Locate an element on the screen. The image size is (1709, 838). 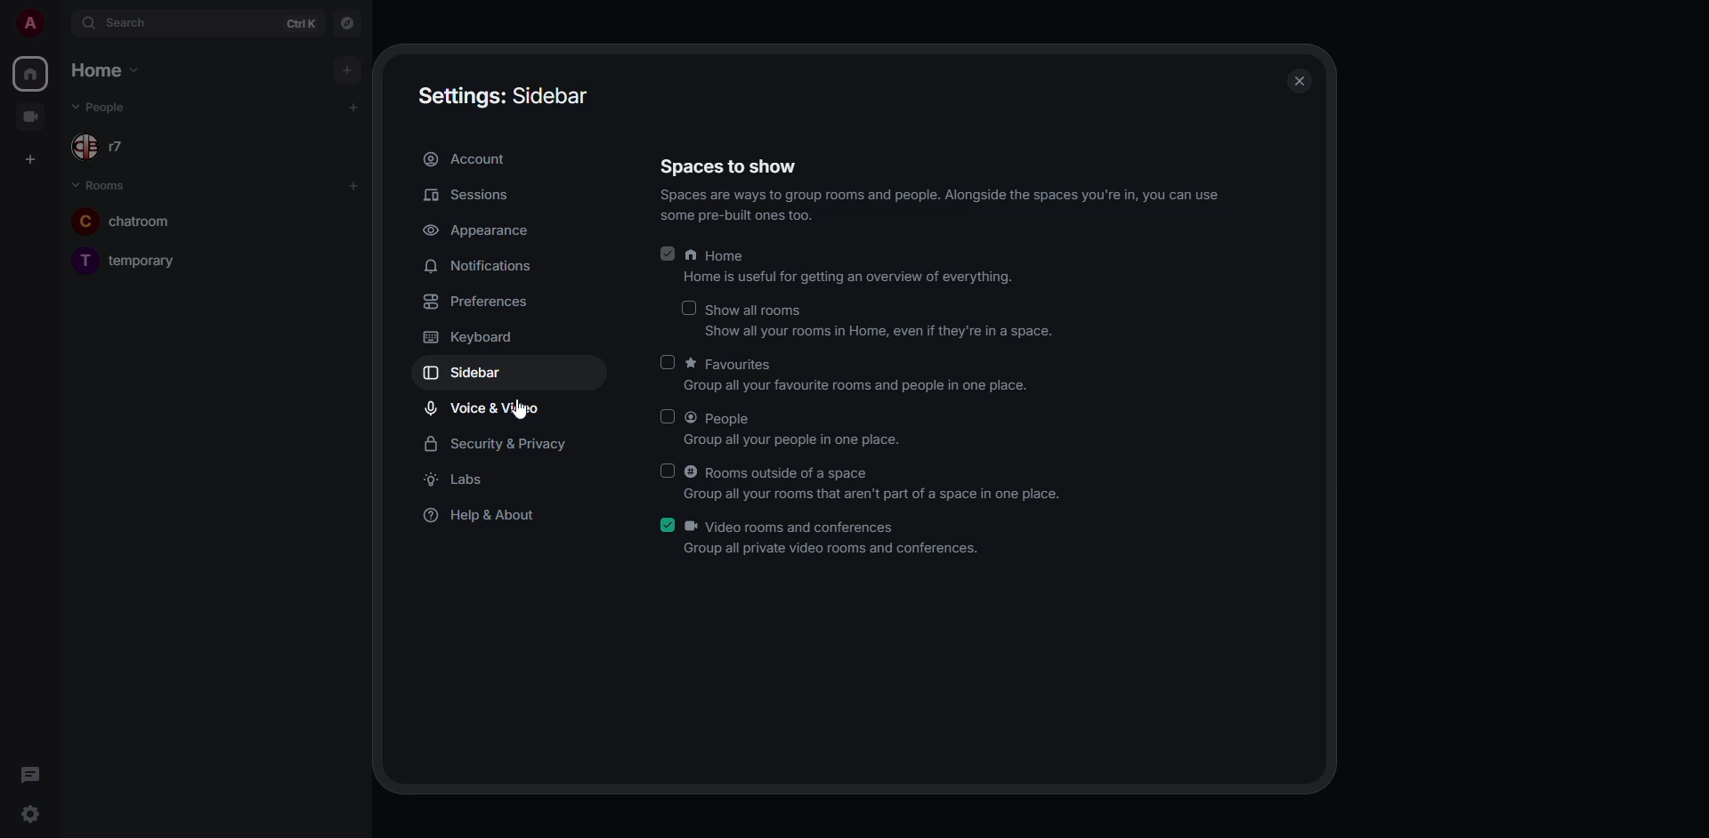
room is located at coordinates (102, 186).